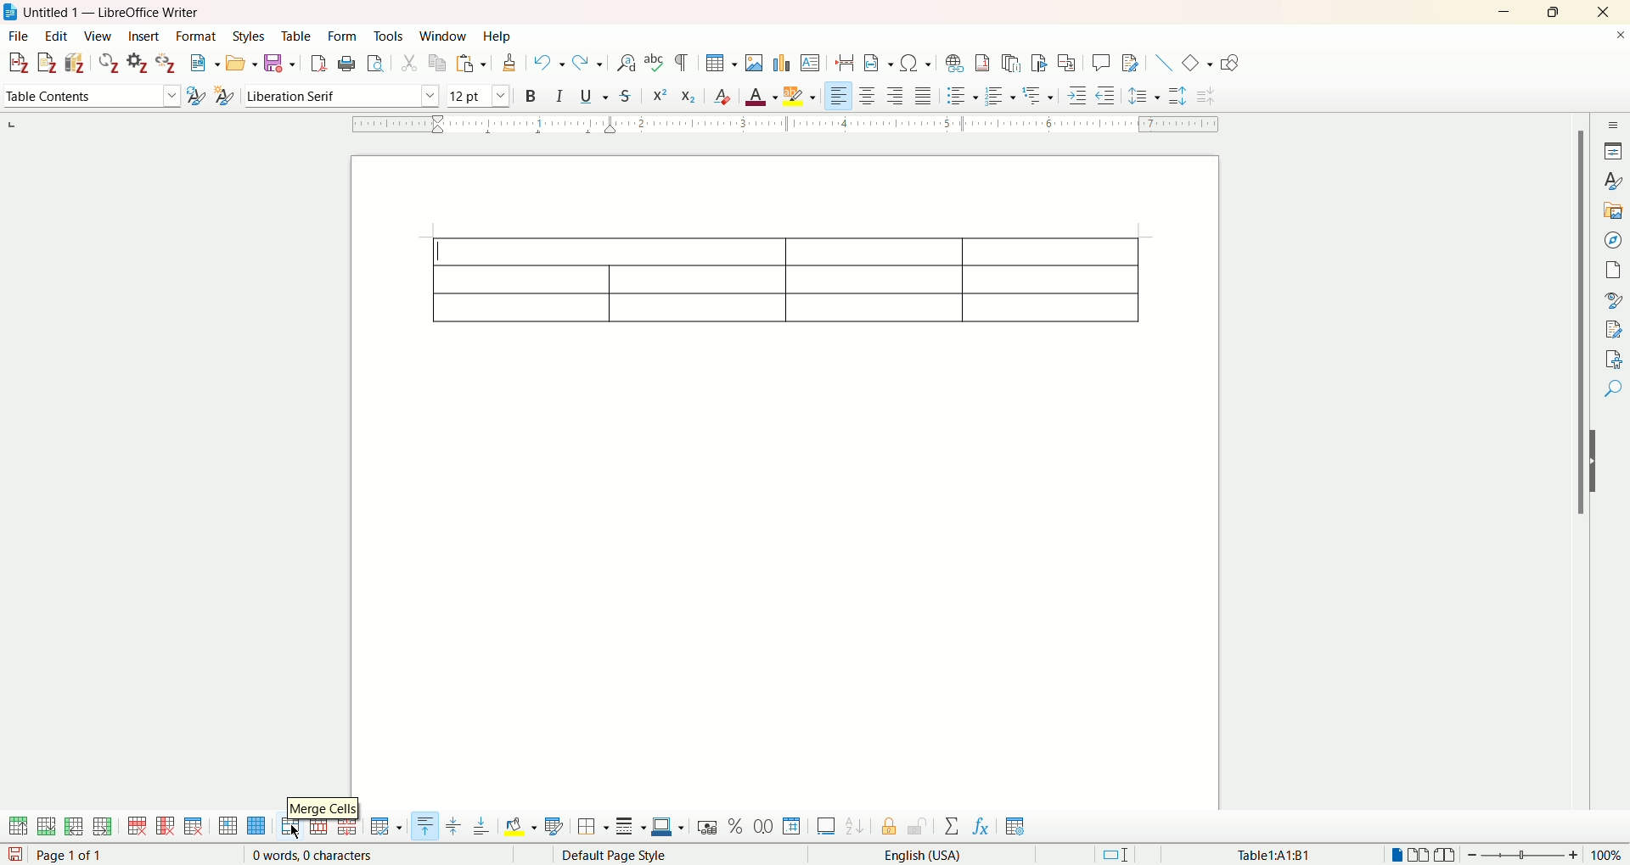 The width and height of the screenshot is (1630, 865). Describe the element at coordinates (1446, 855) in the screenshot. I see `book view` at that location.